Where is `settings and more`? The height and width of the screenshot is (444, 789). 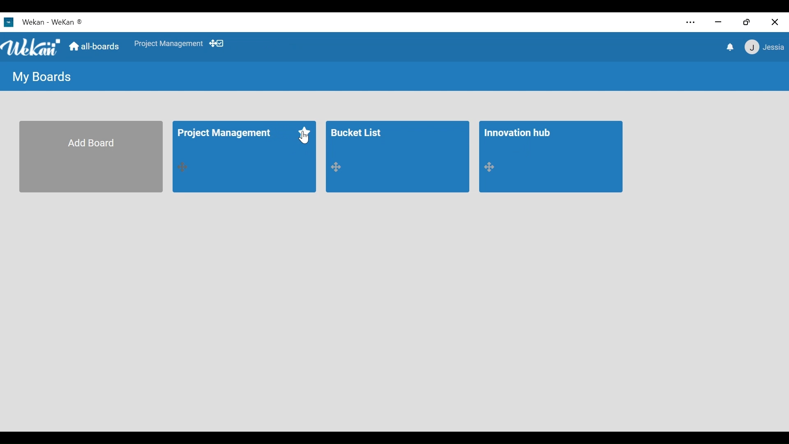 settings and more is located at coordinates (690, 23).